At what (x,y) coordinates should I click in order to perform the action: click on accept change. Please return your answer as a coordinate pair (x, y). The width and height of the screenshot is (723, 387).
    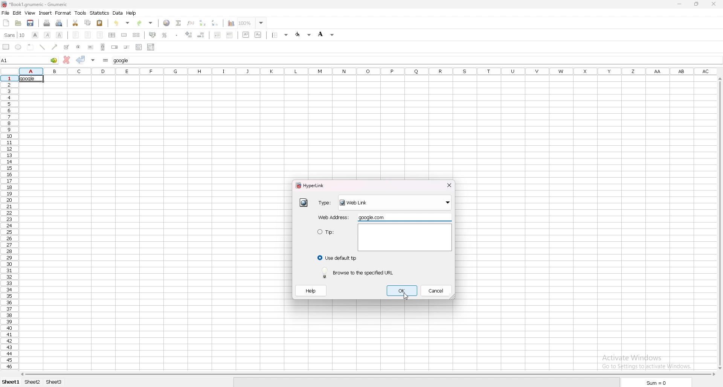
    Looking at the image, I should click on (81, 59).